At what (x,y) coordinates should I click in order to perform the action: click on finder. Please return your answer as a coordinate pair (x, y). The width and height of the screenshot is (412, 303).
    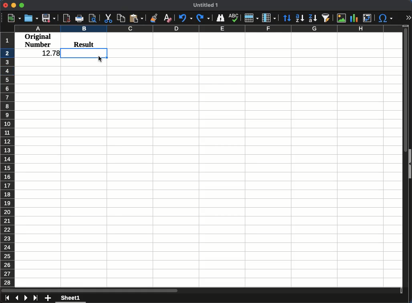
    Looking at the image, I should click on (220, 18).